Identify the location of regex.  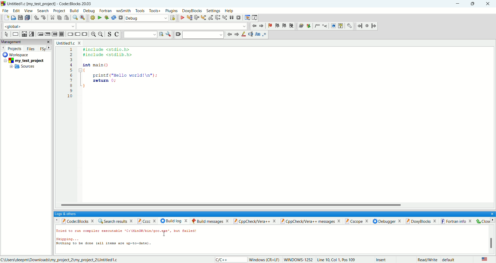
(265, 34).